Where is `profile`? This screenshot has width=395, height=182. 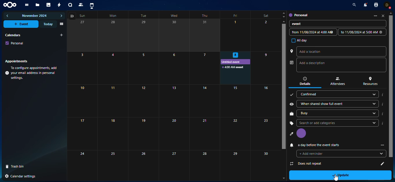
profile is located at coordinates (301, 133).